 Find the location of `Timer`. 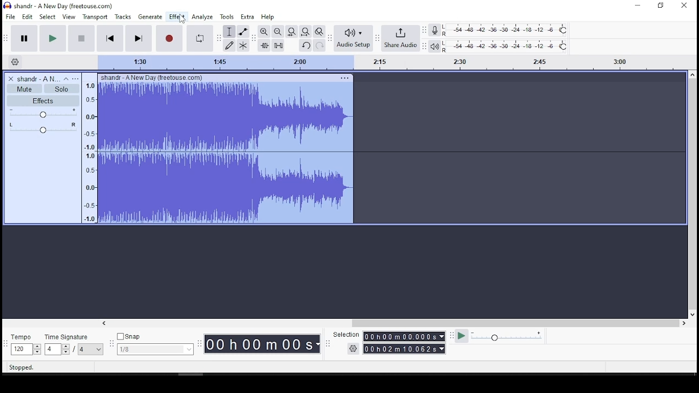

Timer is located at coordinates (262, 345).